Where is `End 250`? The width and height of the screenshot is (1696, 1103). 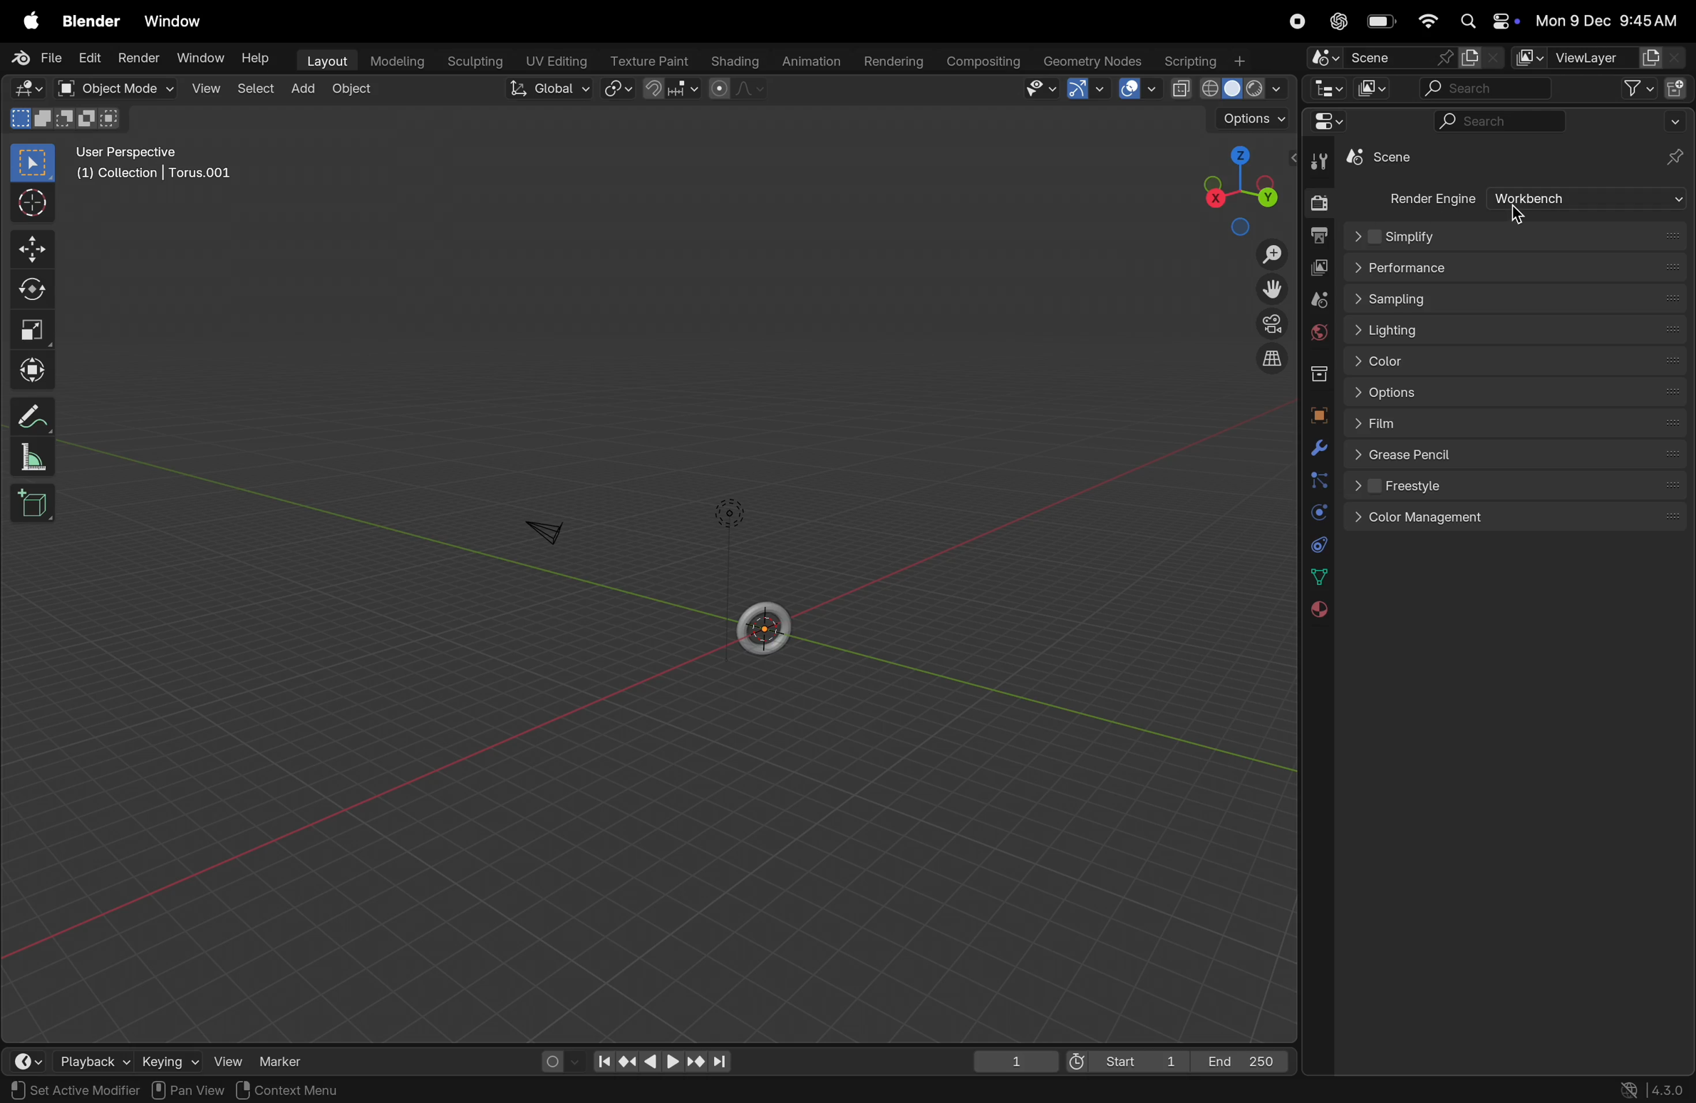 End 250 is located at coordinates (1241, 1062).